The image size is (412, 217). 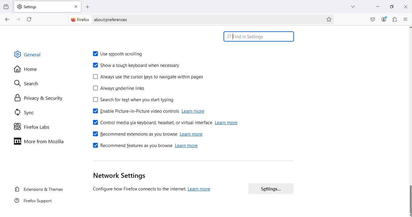 What do you see at coordinates (351, 6) in the screenshot?
I see `List all tabs` at bounding box center [351, 6].